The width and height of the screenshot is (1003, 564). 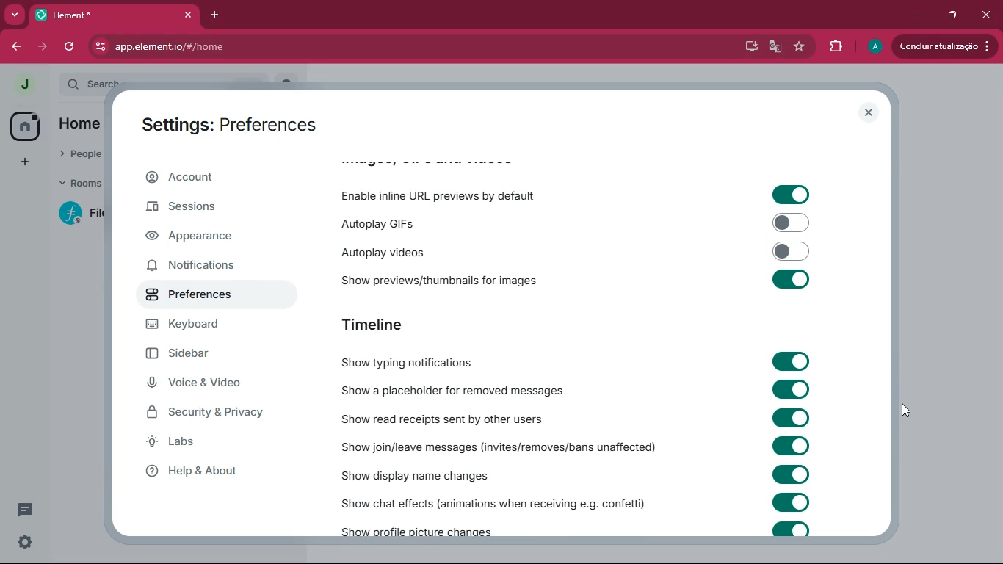 I want to click on toggle on/off, so click(x=791, y=529).